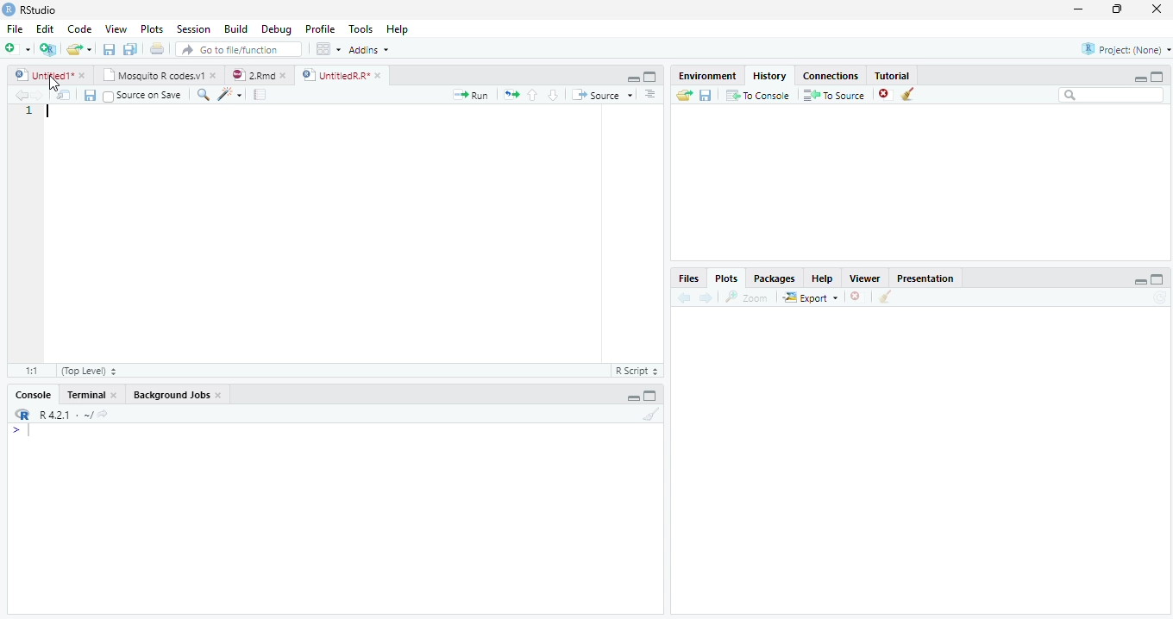 The width and height of the screenshot is (1173, 619). I want to click on Clear Console, so click(649, 416).